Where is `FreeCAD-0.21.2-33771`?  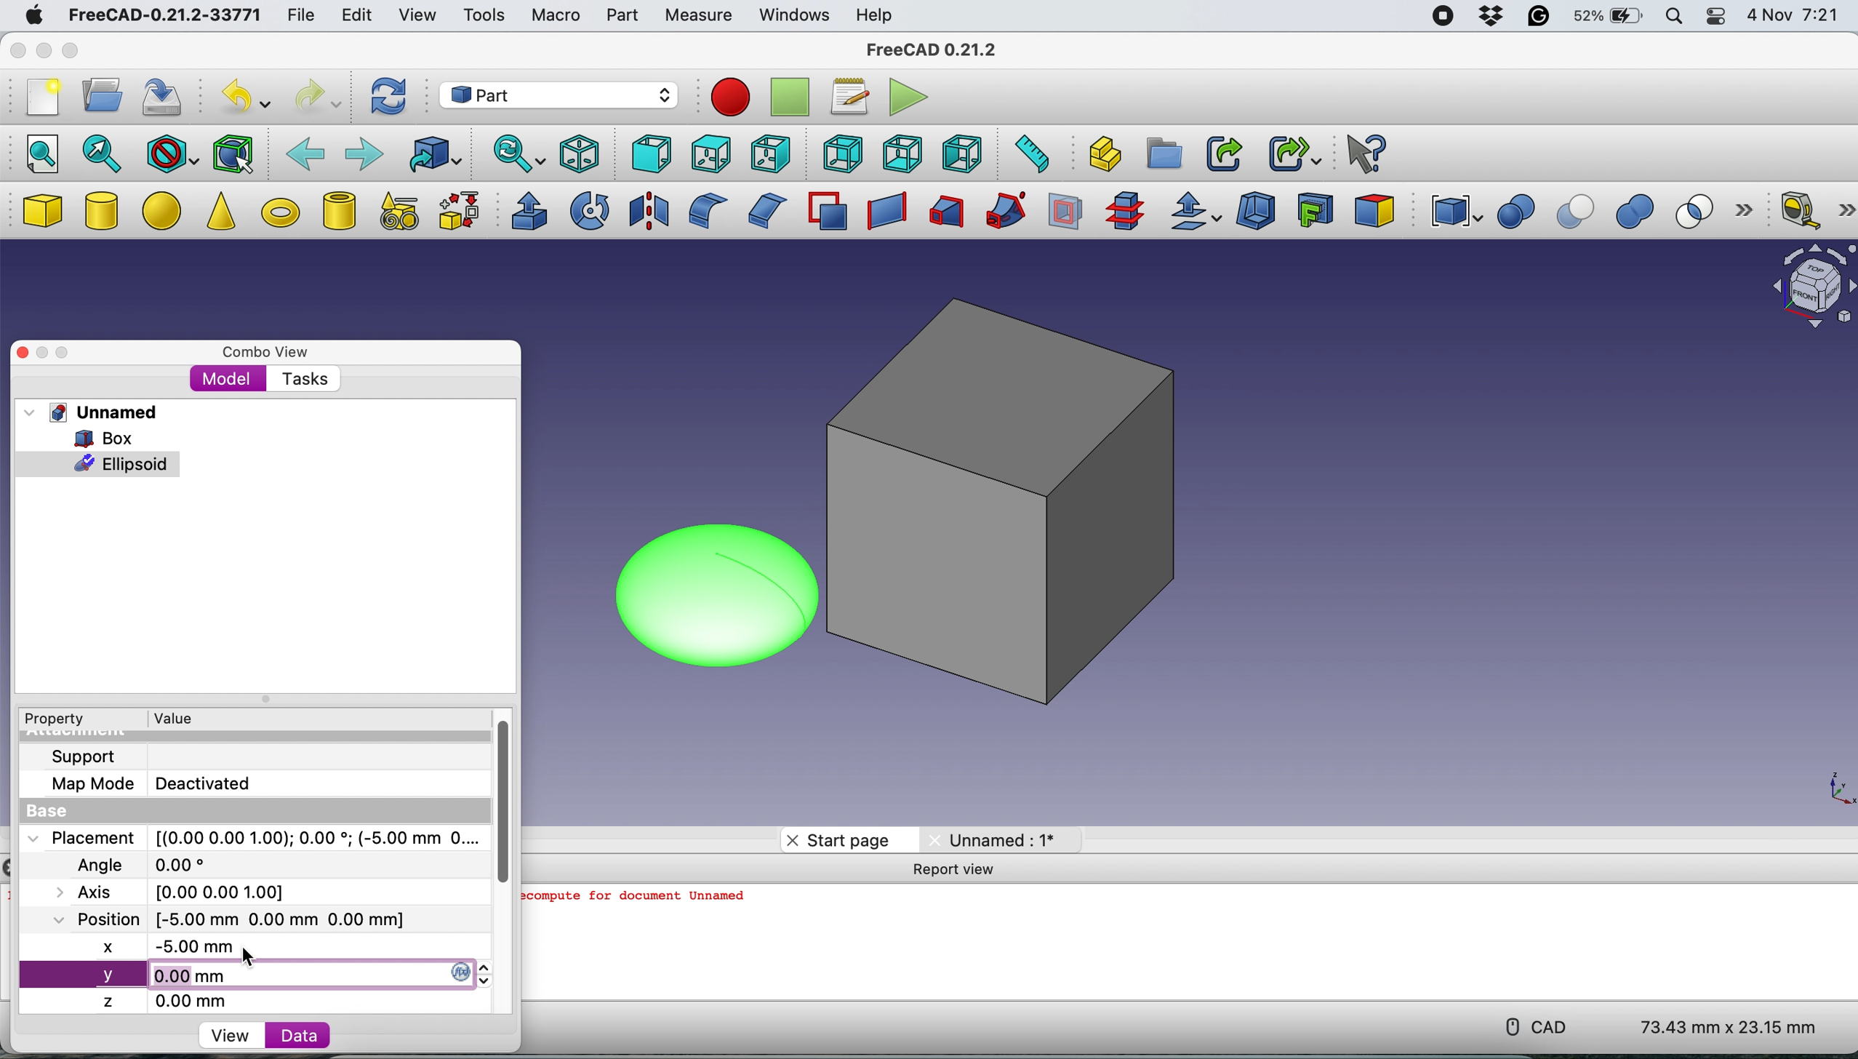
FreeCAD-0.21.2-33771 is located at coordinates (161, 16).